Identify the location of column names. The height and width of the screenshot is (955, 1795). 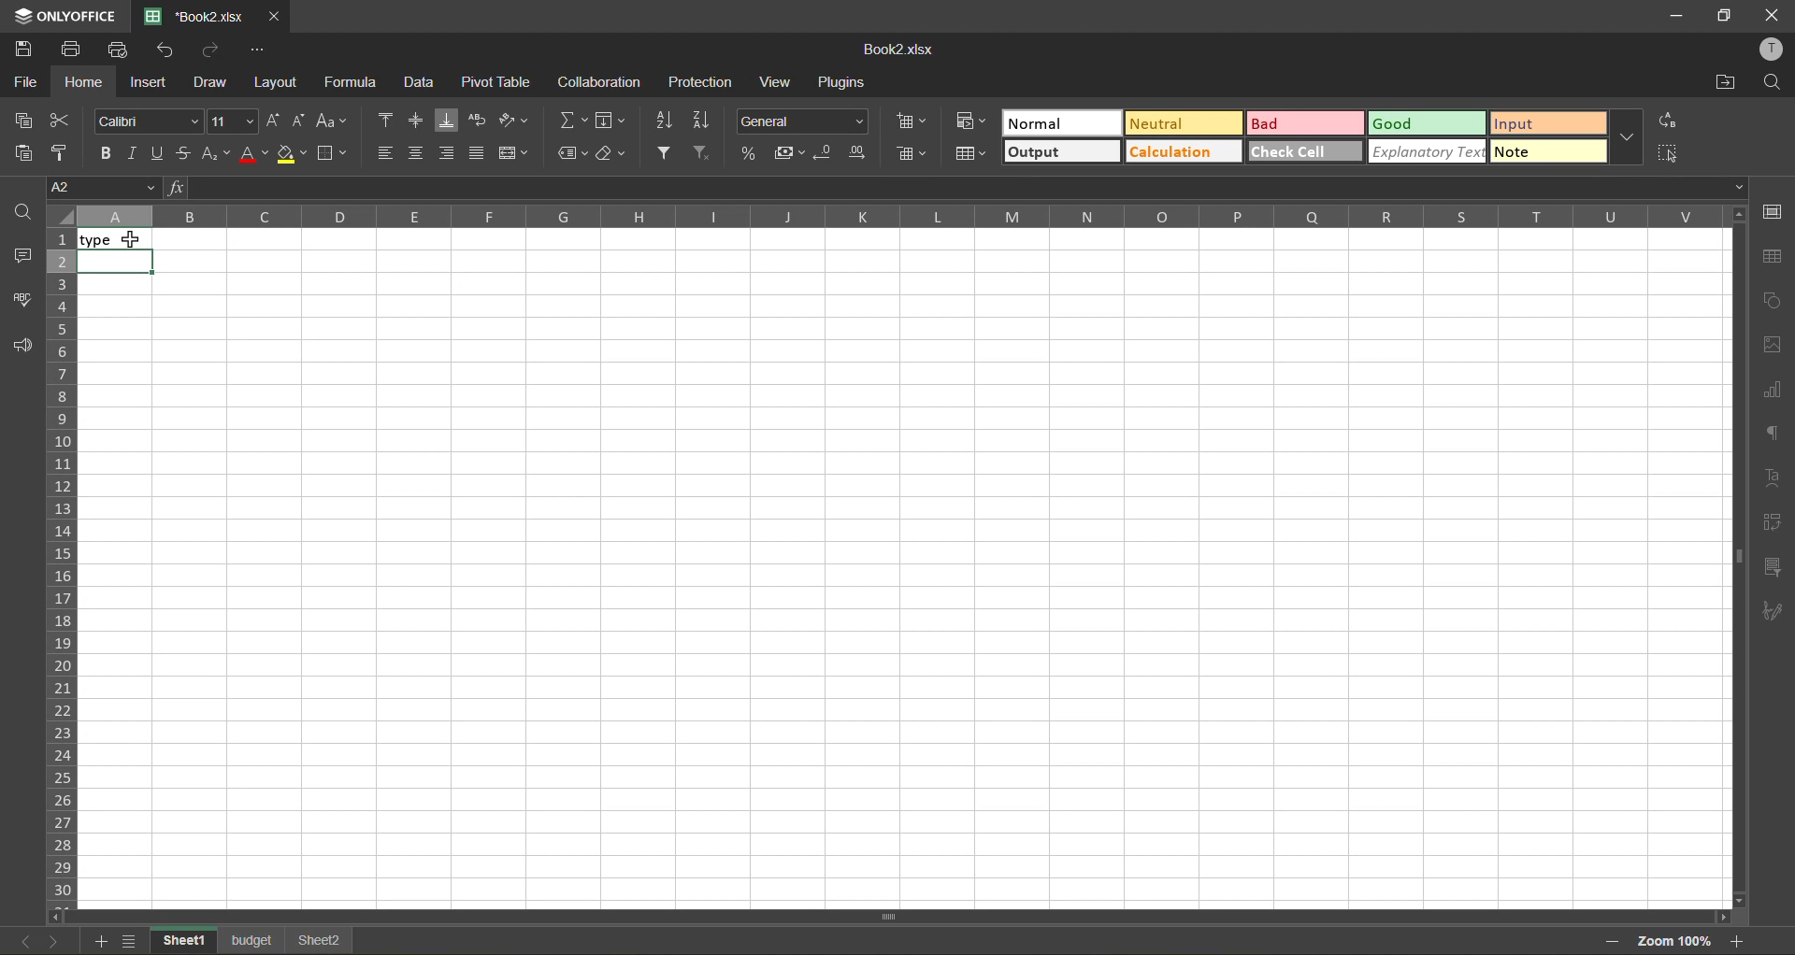
(901, 216).